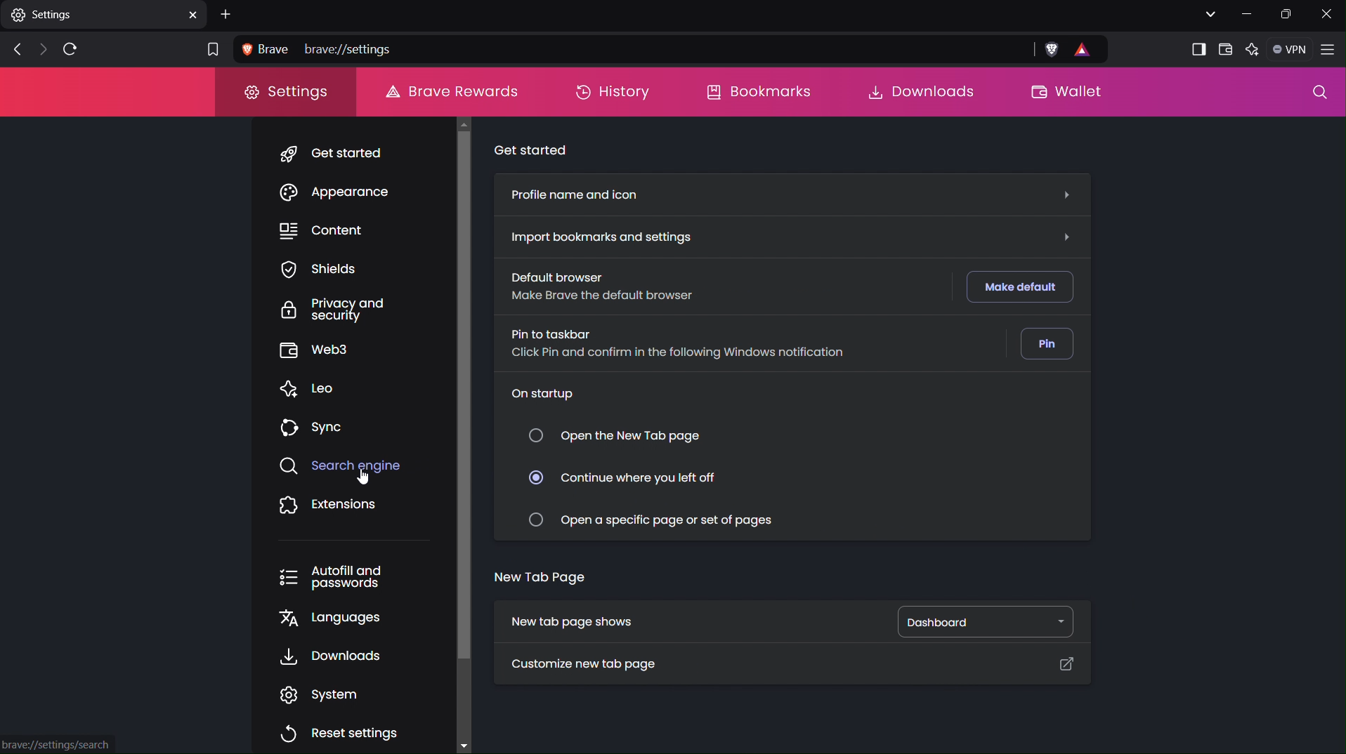 This screenshot has width=1346, height=754. Describe the element at coordinates (579, 193) in the screenshot. I see `Profile name and icon` at that location.